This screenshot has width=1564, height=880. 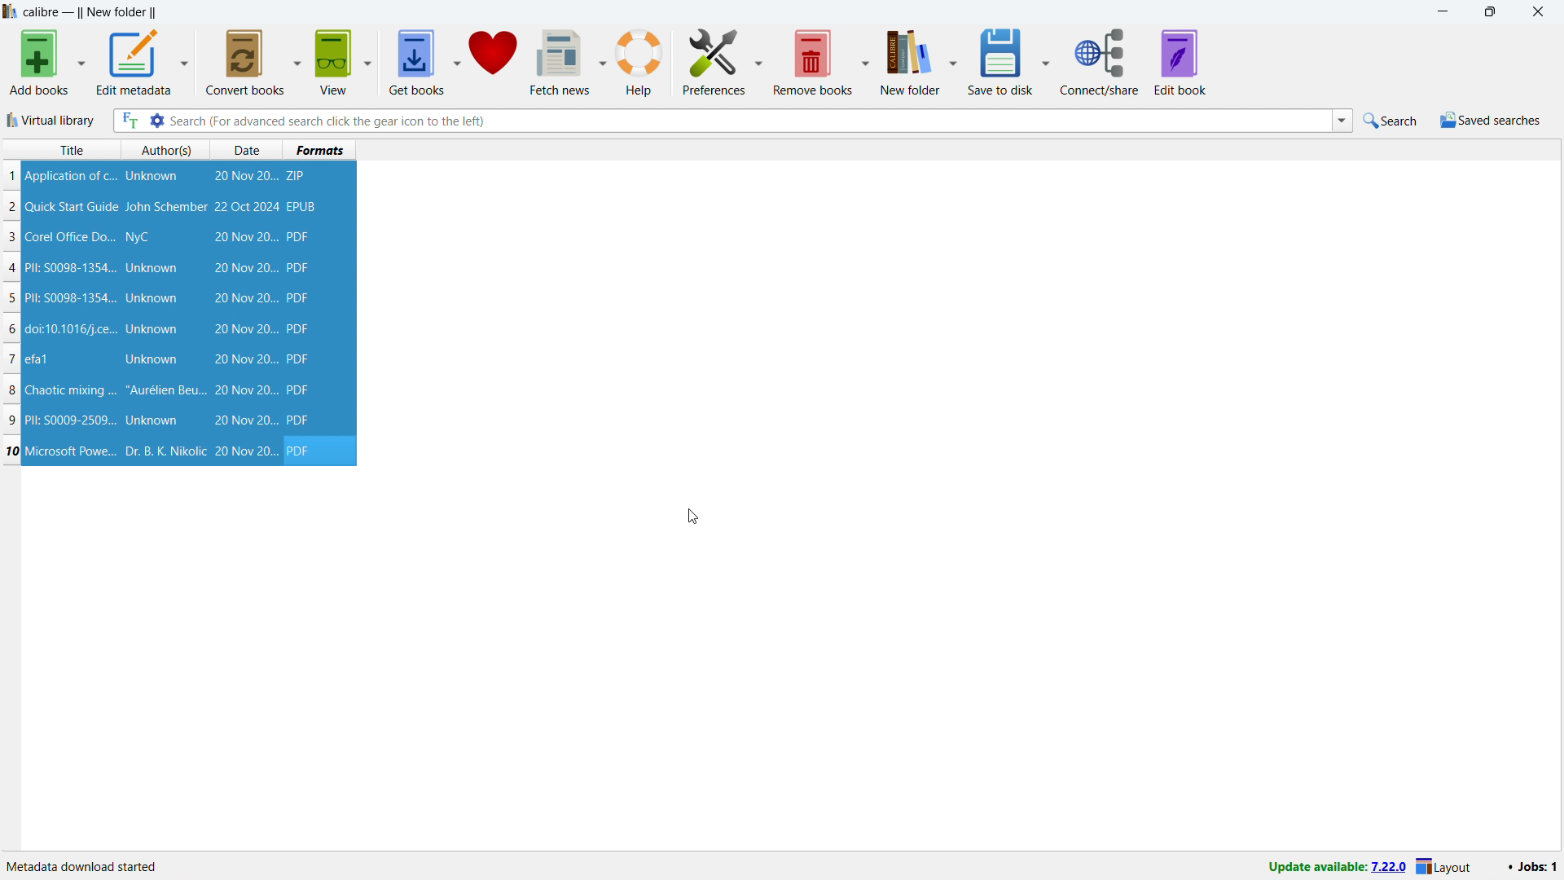 What do you see at coordinates (71, 299) in the screenshot?
I see `PII:S0098-1354...` at bounding box center [71, 299].